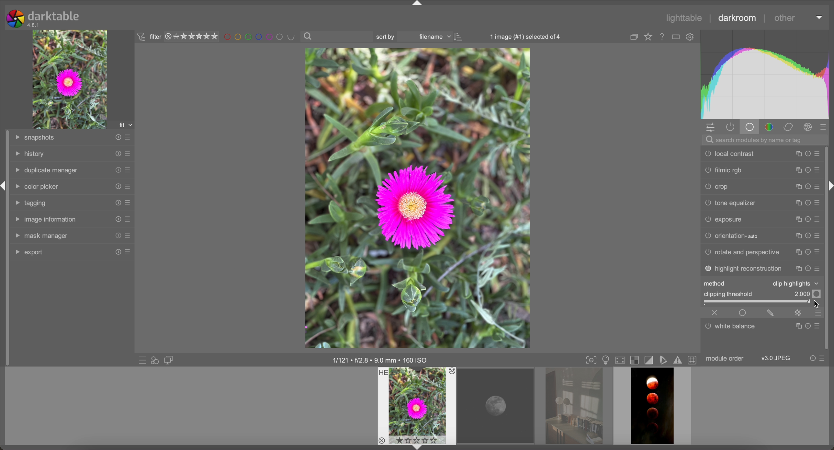 This screenshot has height=450, width=834. I want to click on color picker tab, so click(36, 187).